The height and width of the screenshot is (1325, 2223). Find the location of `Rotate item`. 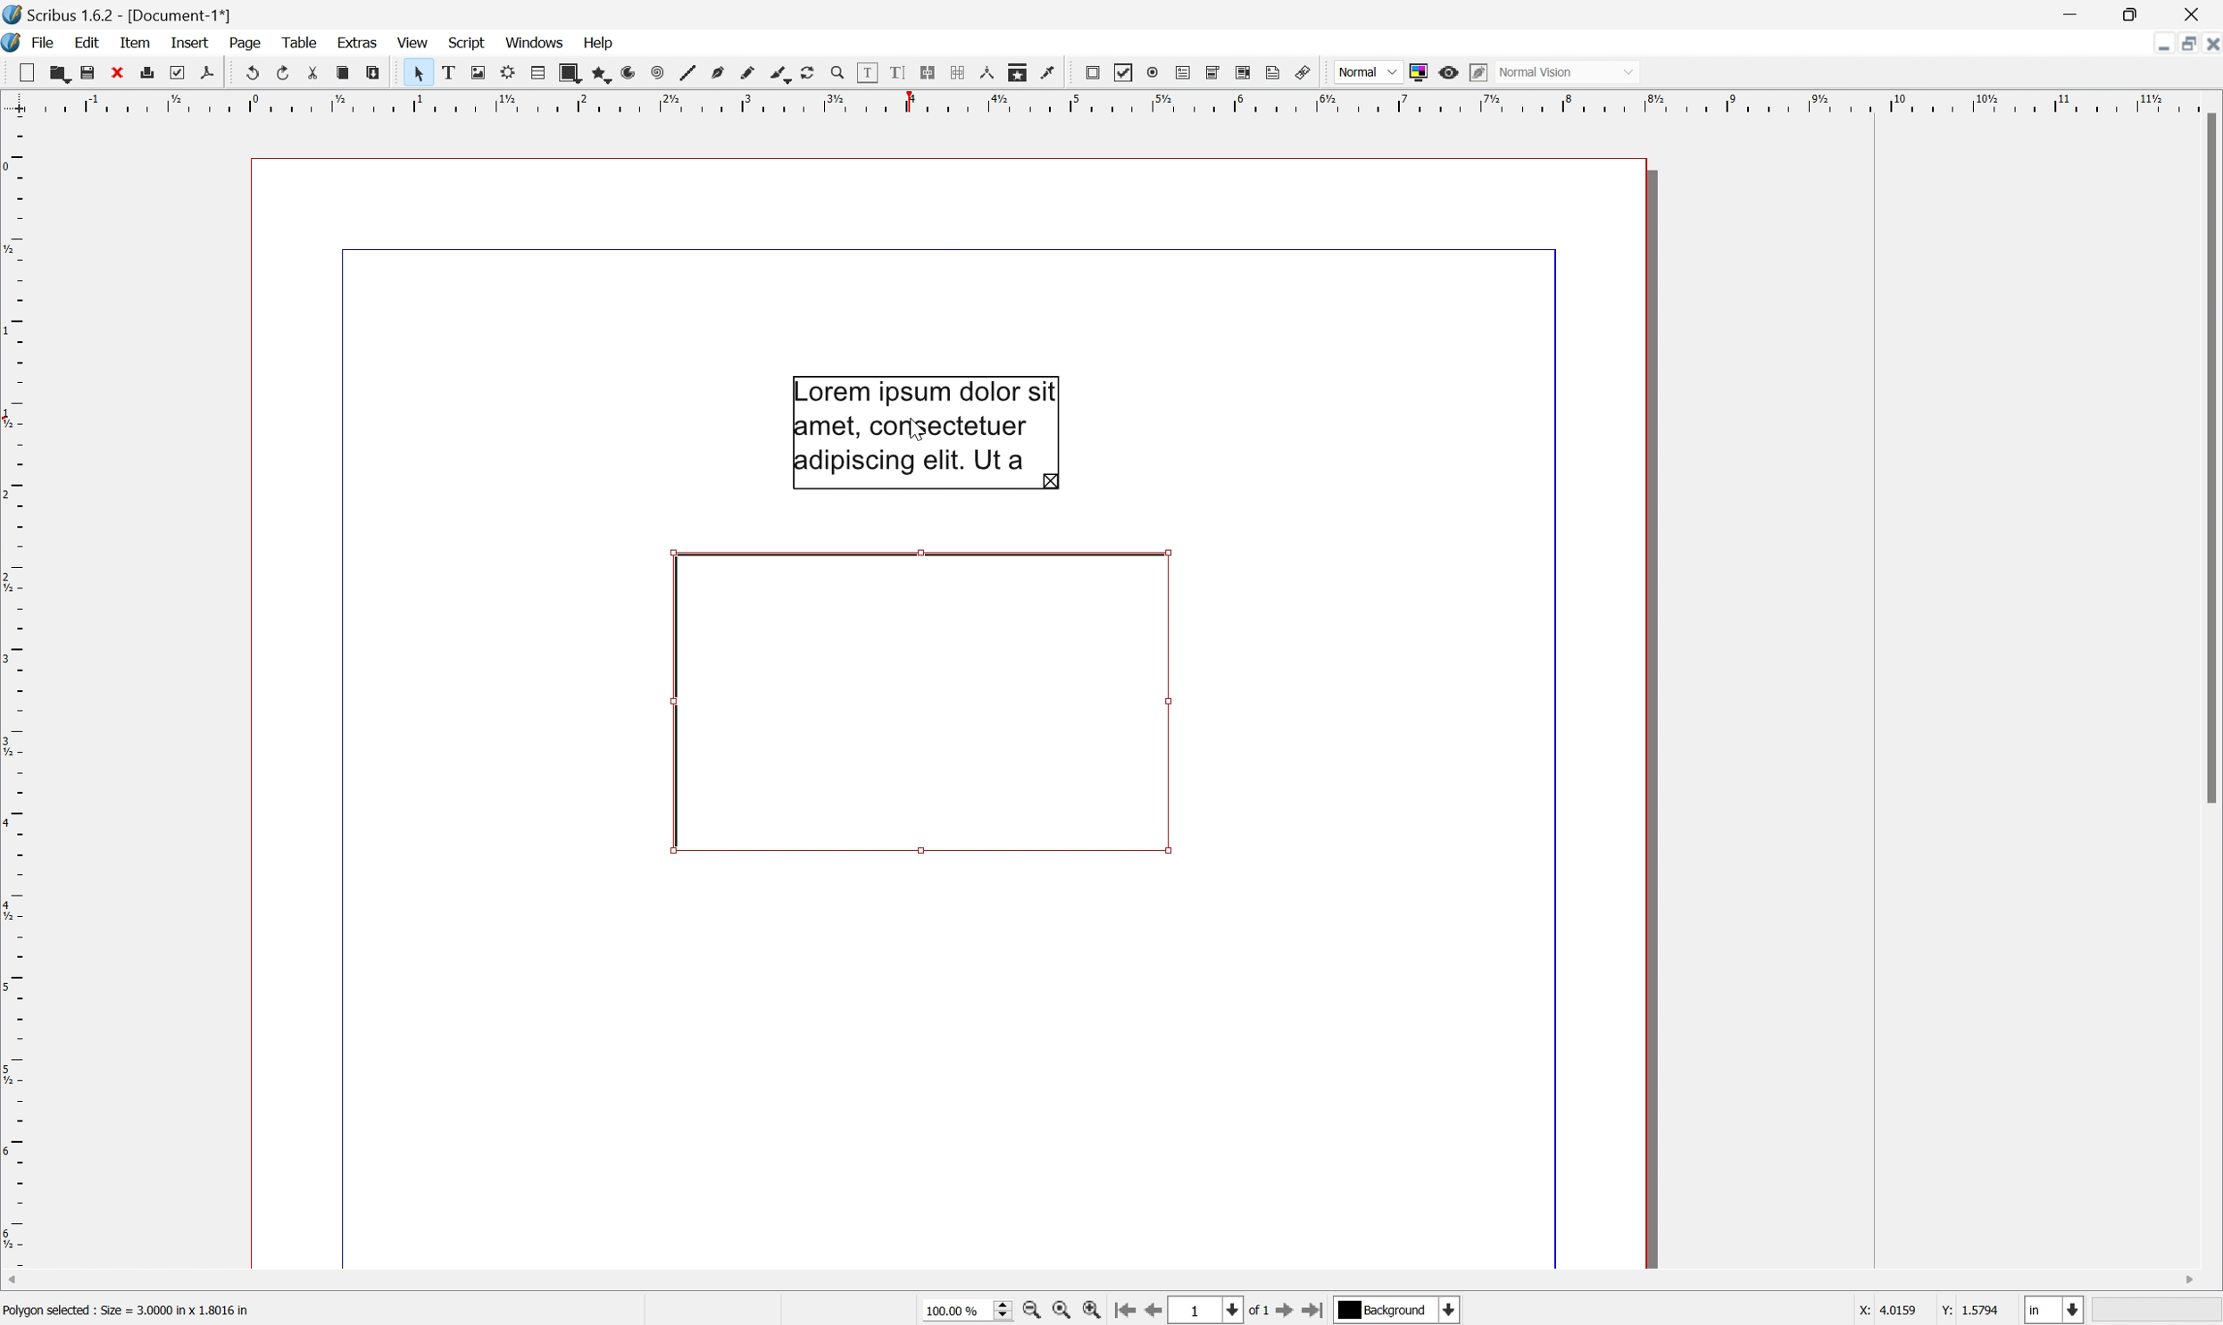

Rotate item is located at coordinates (916, 703).